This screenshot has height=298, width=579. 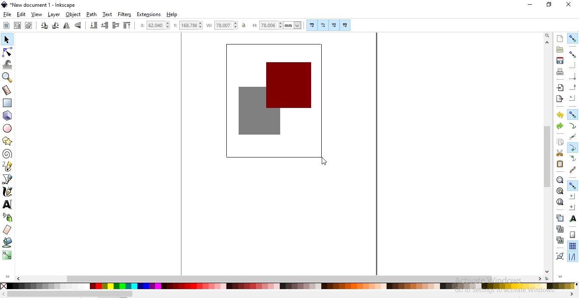 I want to click on snap to path intersection, so click(x=572, y=137).